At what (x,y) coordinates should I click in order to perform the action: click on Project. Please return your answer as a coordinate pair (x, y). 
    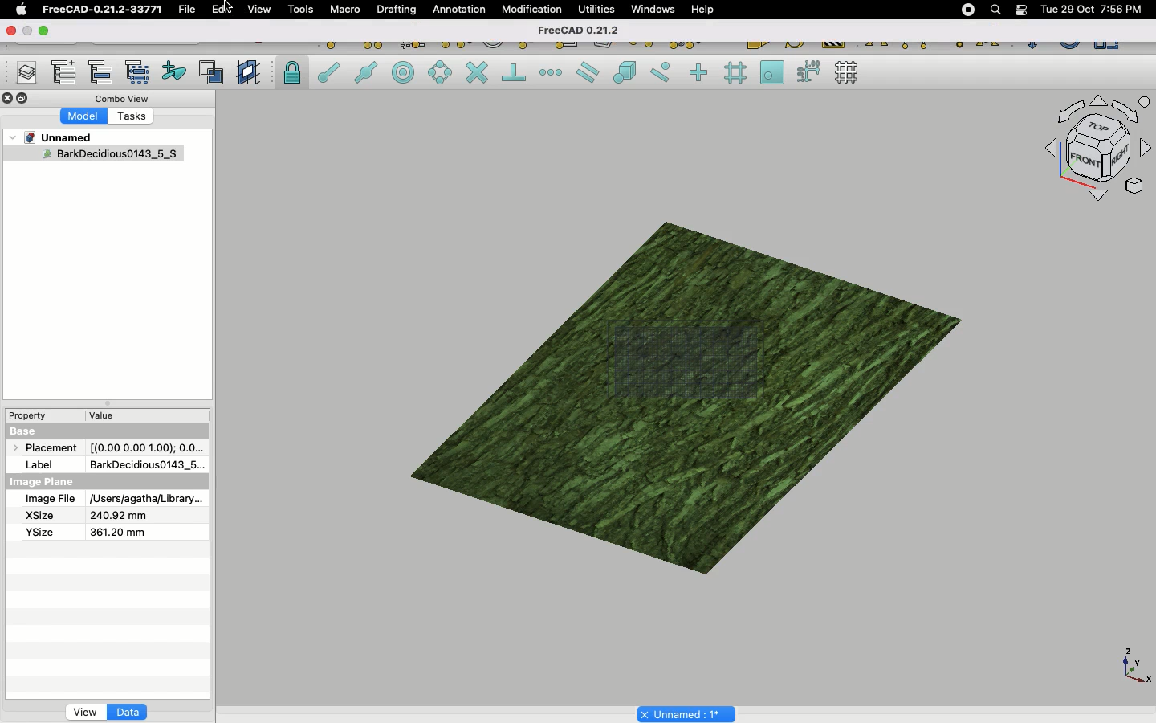
    Looking at the image, I should click on (59, 137).